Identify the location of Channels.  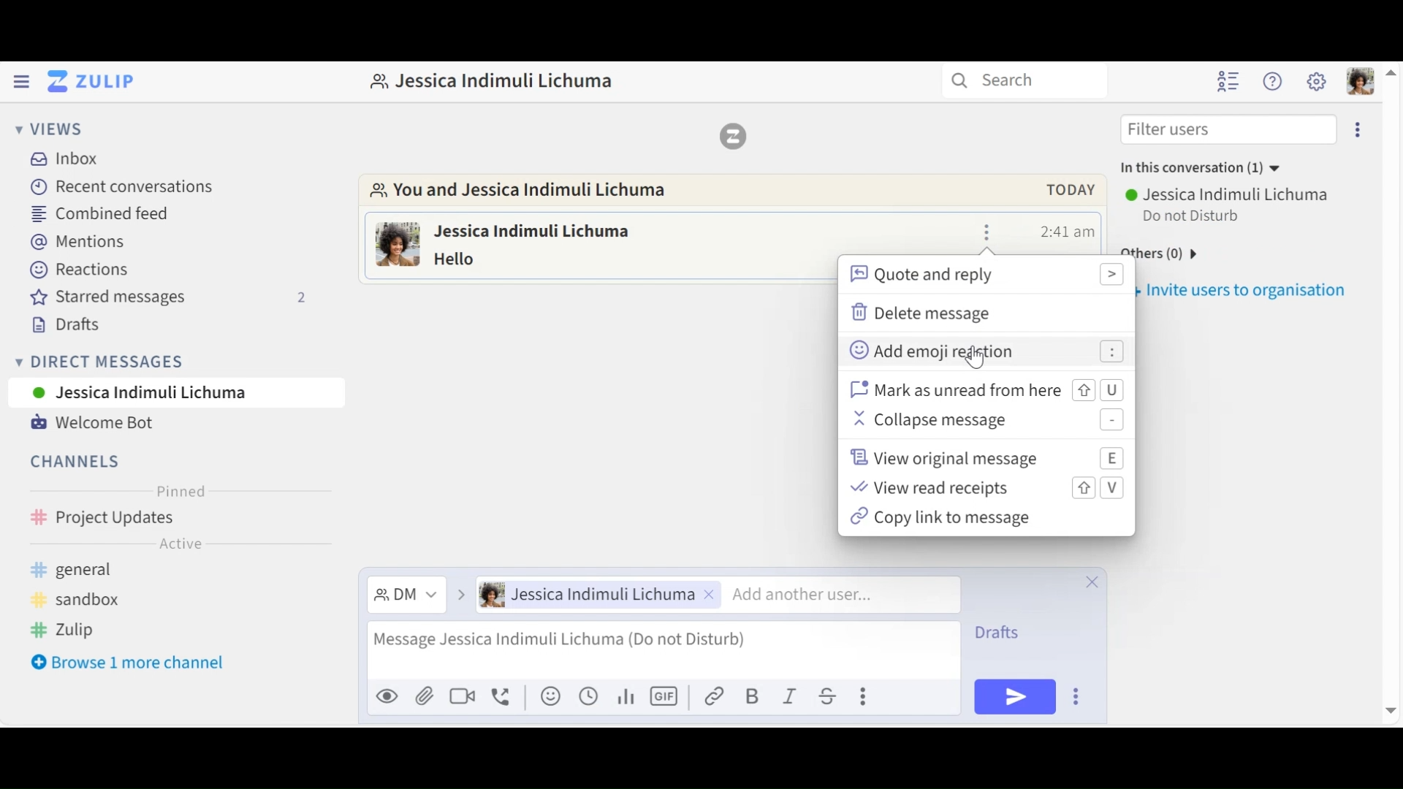
(77, 463).